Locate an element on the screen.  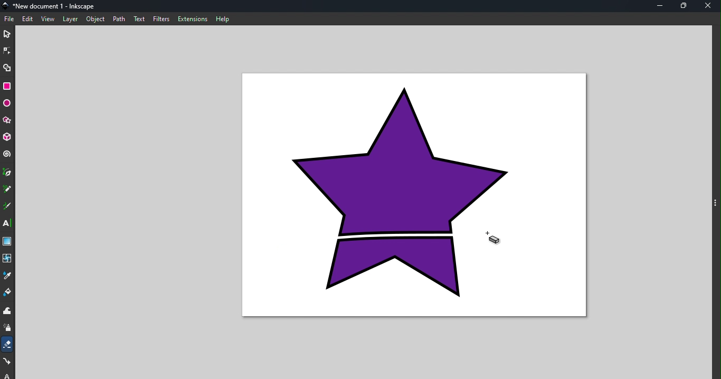
dropper tool is located at coordinates (7, 275).